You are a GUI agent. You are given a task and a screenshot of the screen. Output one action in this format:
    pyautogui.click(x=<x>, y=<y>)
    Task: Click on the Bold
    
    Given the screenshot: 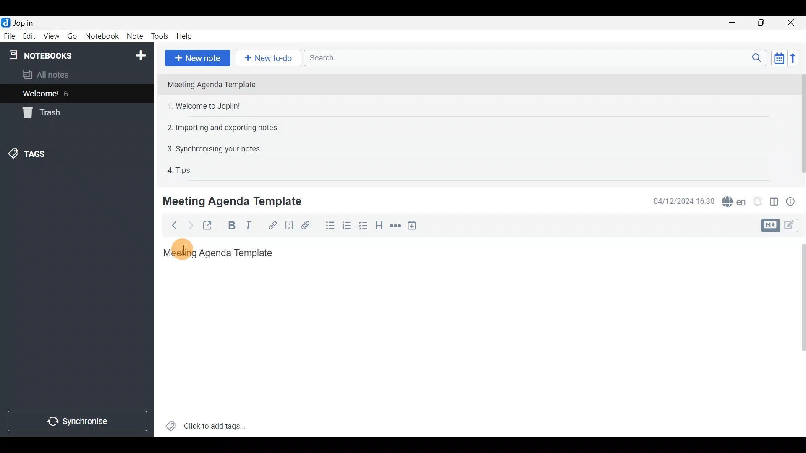 What is the action you would take?
    pyautogui.click(x=231, y=226)
    